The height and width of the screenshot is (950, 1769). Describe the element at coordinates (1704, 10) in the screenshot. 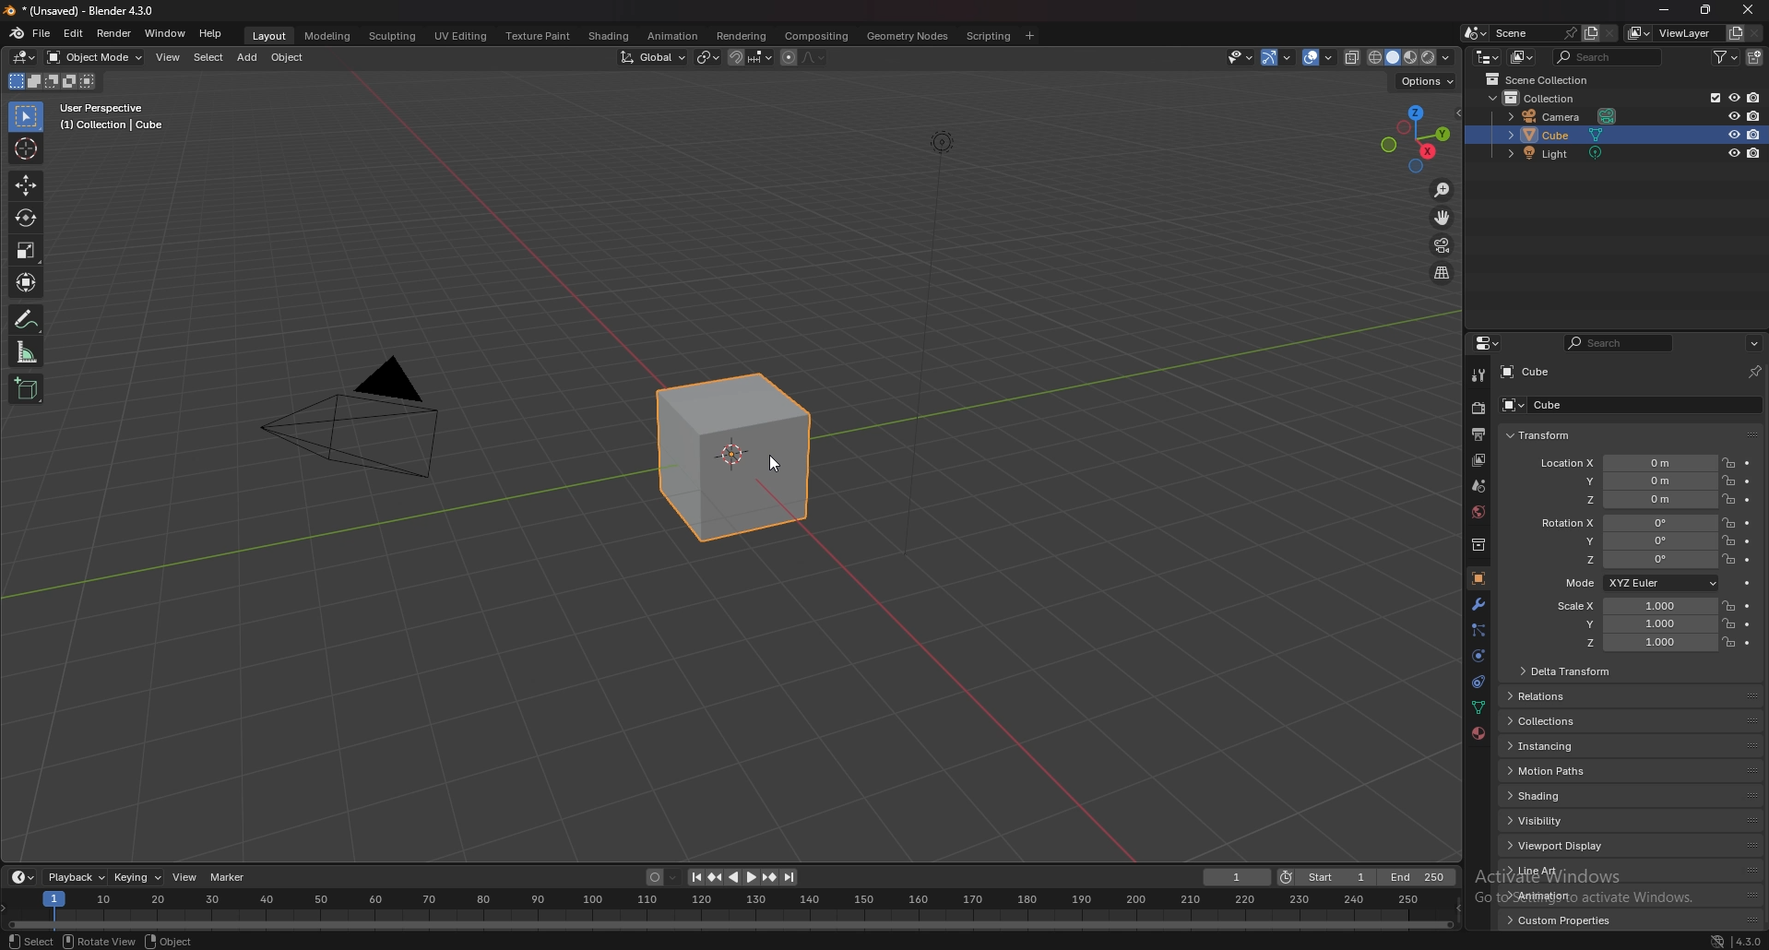

I see `resize` at that location.